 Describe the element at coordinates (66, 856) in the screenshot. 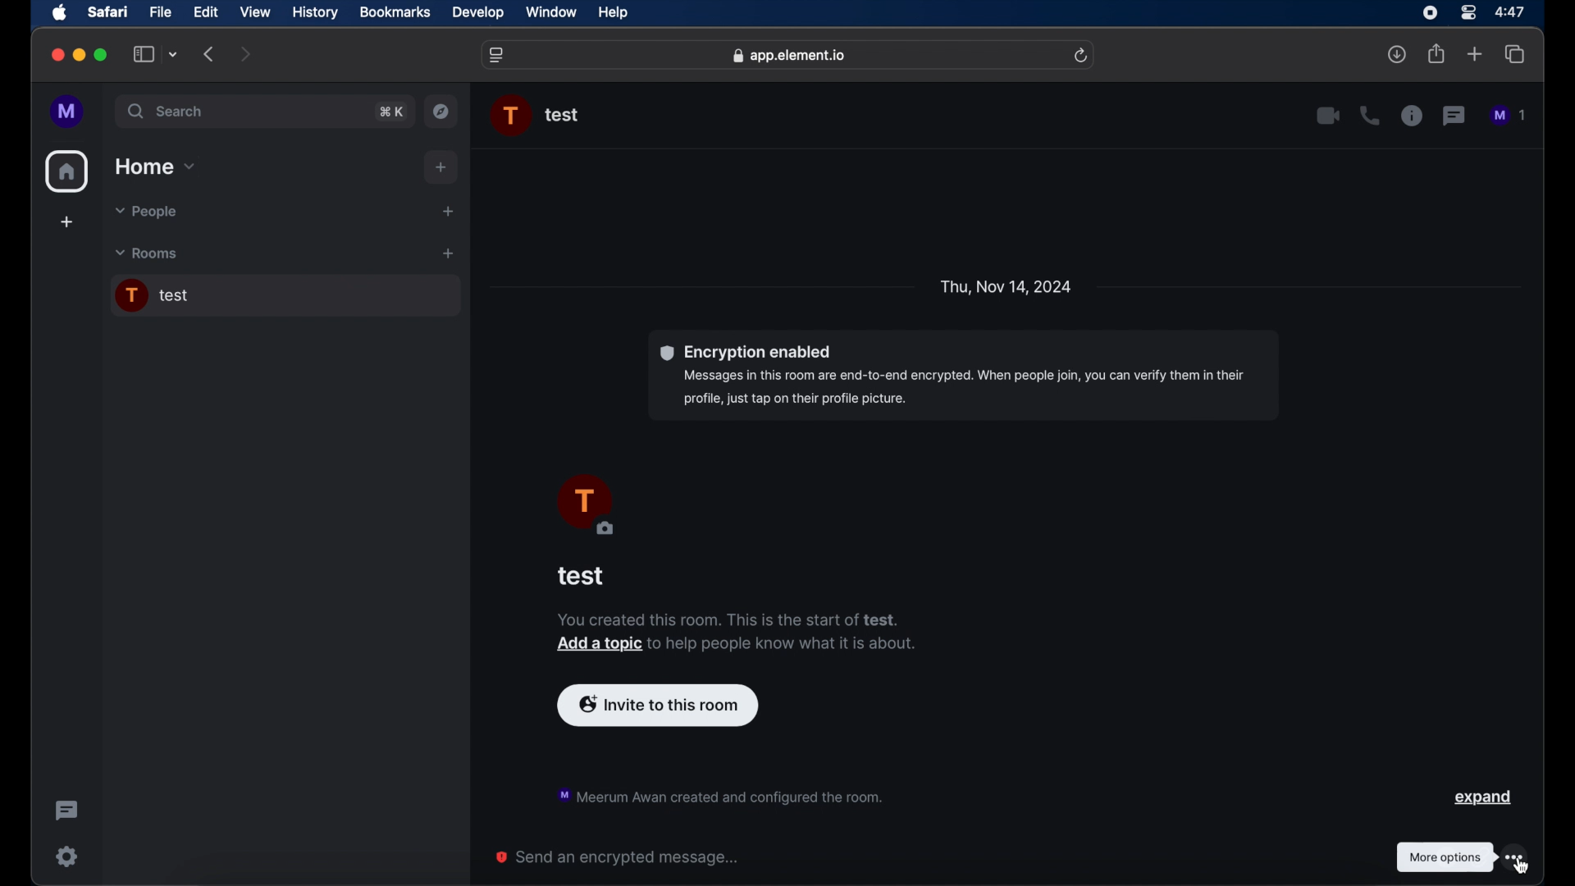

I see `settings` at that location.